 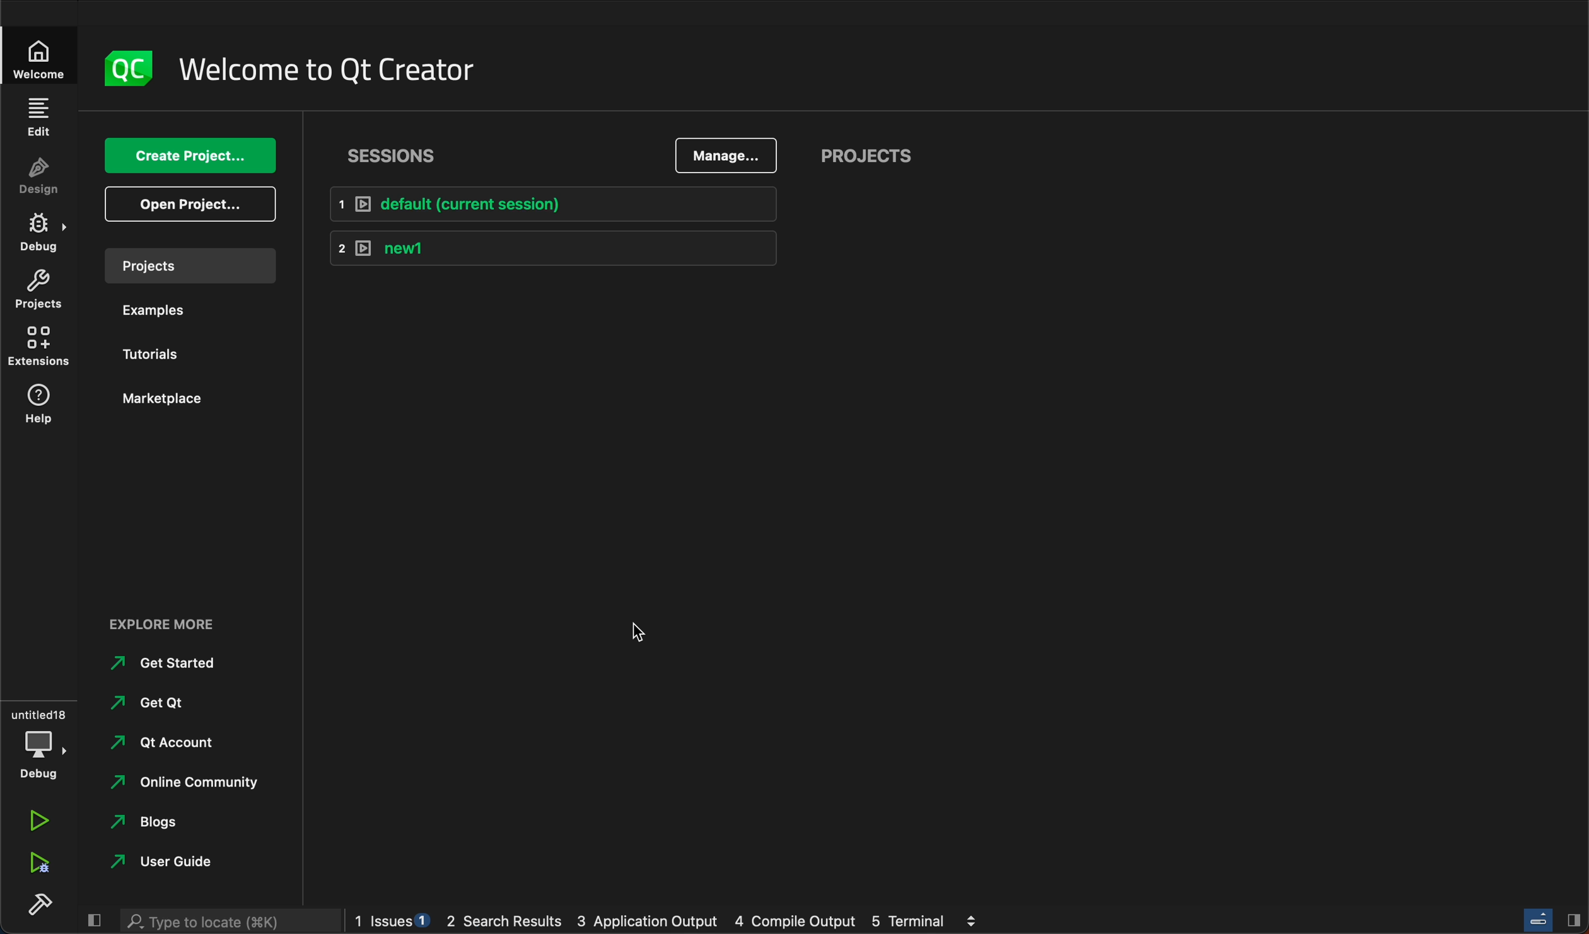 I want to click on explore, so click(x=170, y=625).